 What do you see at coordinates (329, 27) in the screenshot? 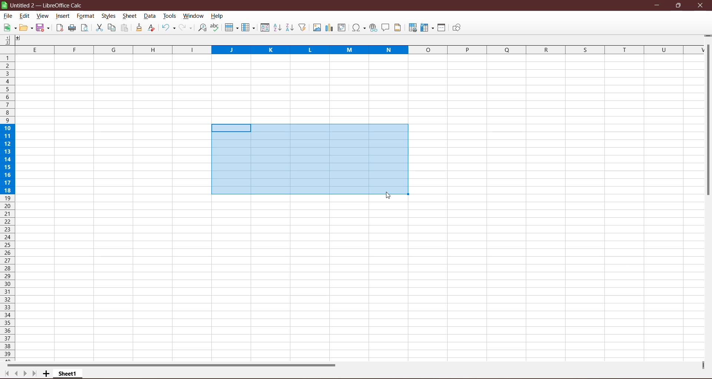
I see `Insert Poll` at bounding box center [329, 27].